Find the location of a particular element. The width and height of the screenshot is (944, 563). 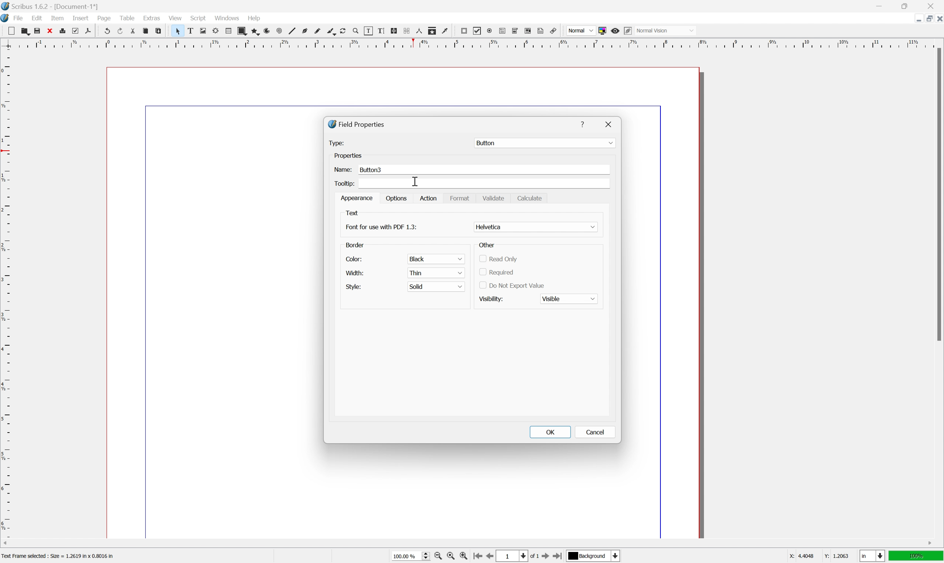

pdf radio button is located at coordinates (490, 31).